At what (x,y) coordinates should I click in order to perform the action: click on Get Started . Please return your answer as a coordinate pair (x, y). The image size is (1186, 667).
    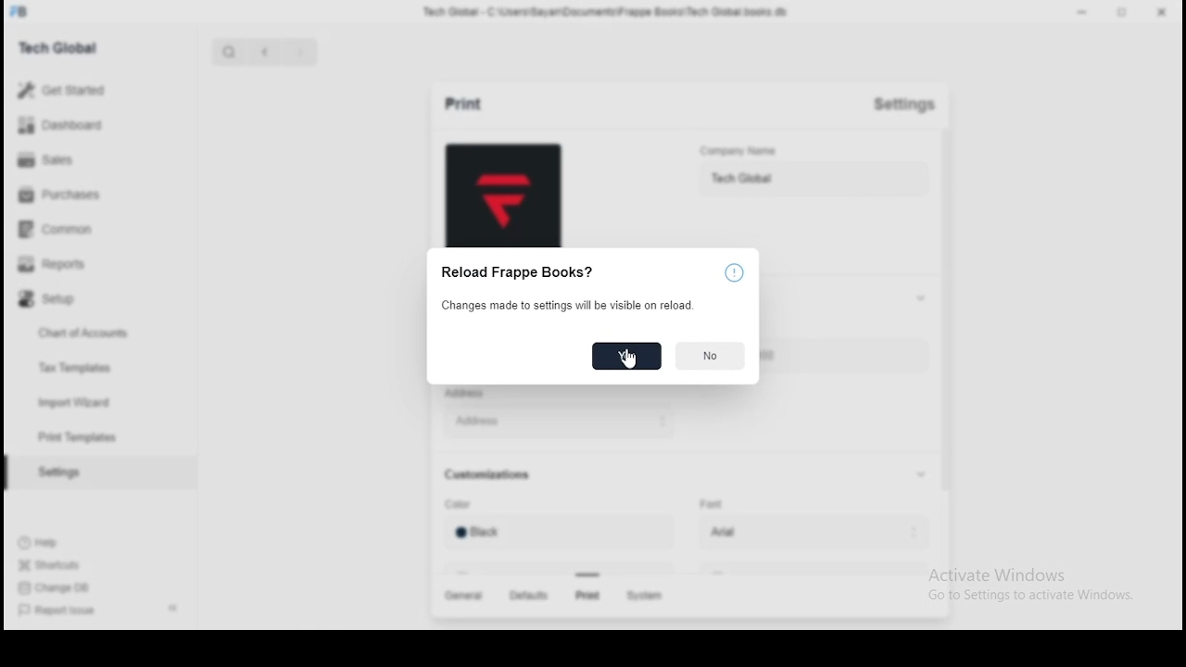
    Looking at the image, I should click on (84, 90).